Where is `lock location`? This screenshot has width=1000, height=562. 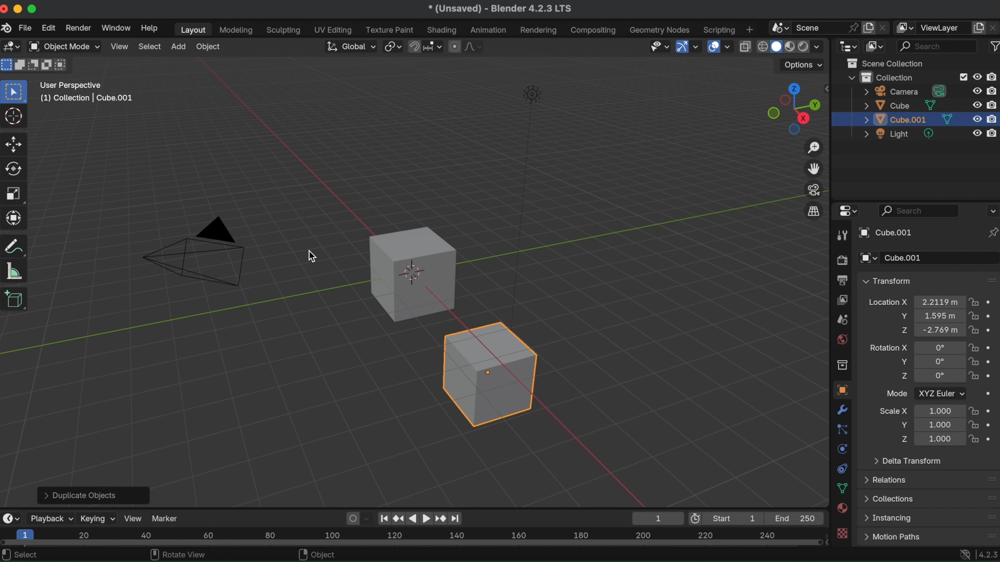 lock location is located at coordinates (974, 303).